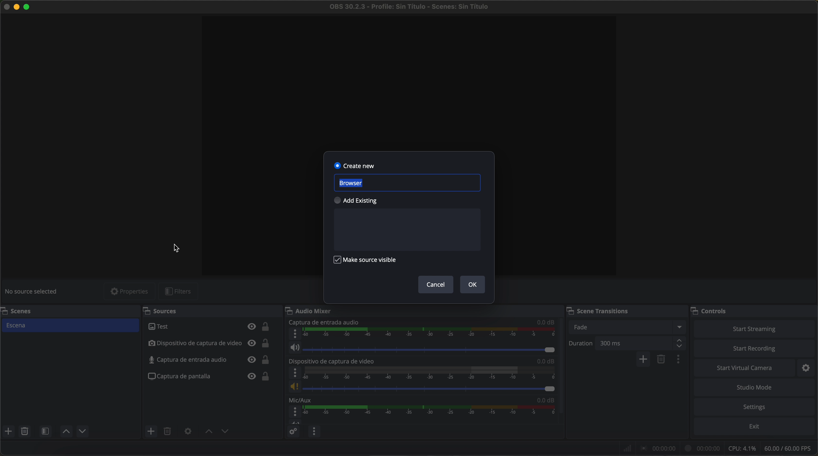 The width and height of the screenshot is (818, 456). I want to click on data, so click(718, 448).